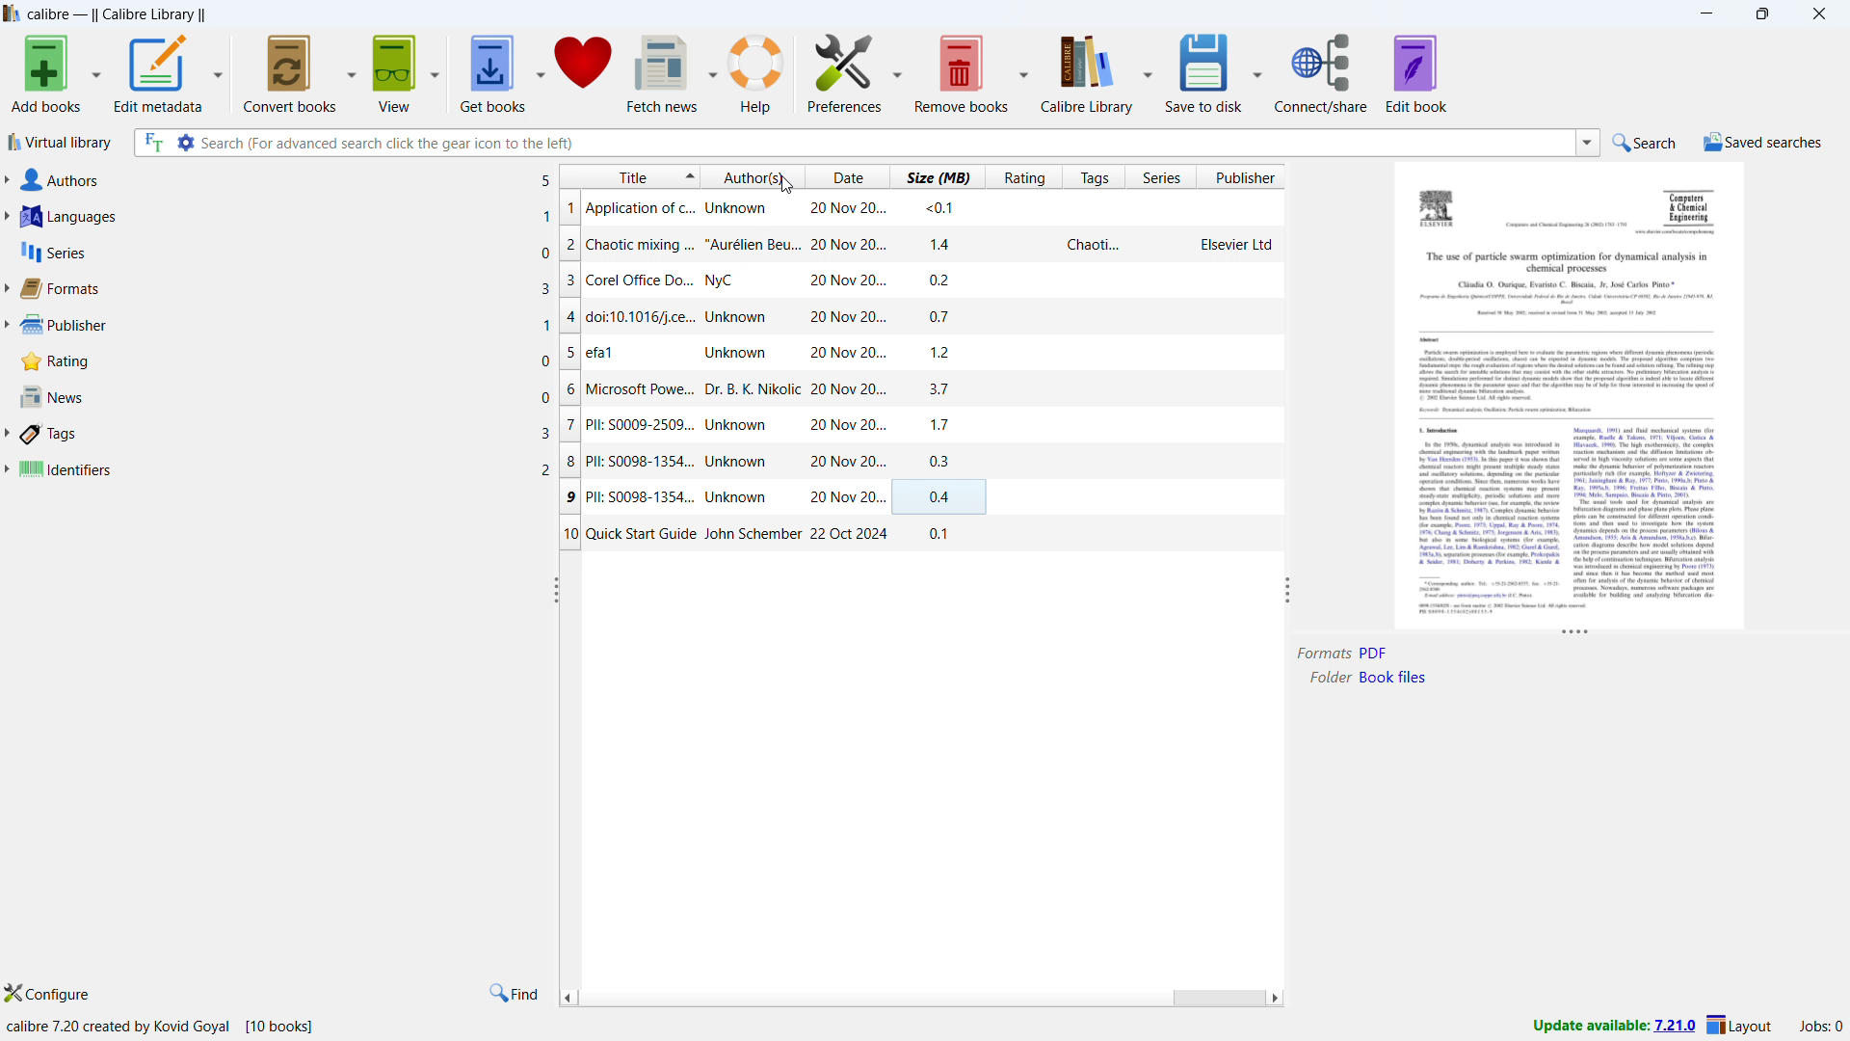 The width and height of the screenshot is (1850, 1041). What do you see at coordinates (1022, 70) in the screenshot?
I see `remobe books options` at bounding box center [1022, 70].